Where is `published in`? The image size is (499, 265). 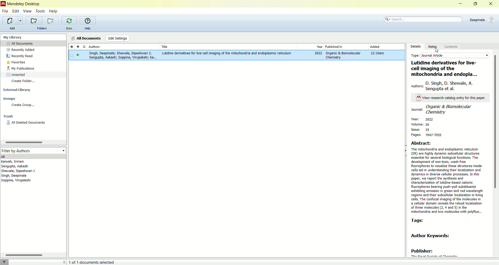 published in is located at coordinates (339, 46).